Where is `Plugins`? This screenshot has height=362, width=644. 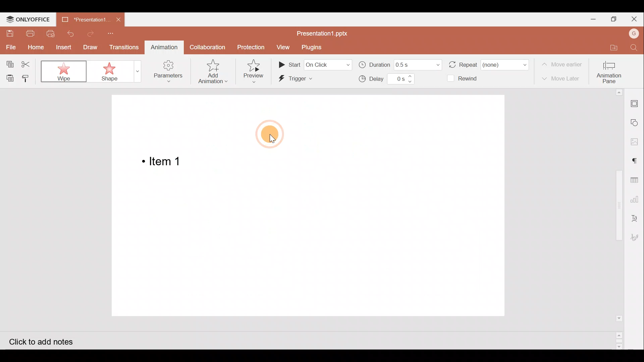 Plugins is located at coordinates (313, 47).